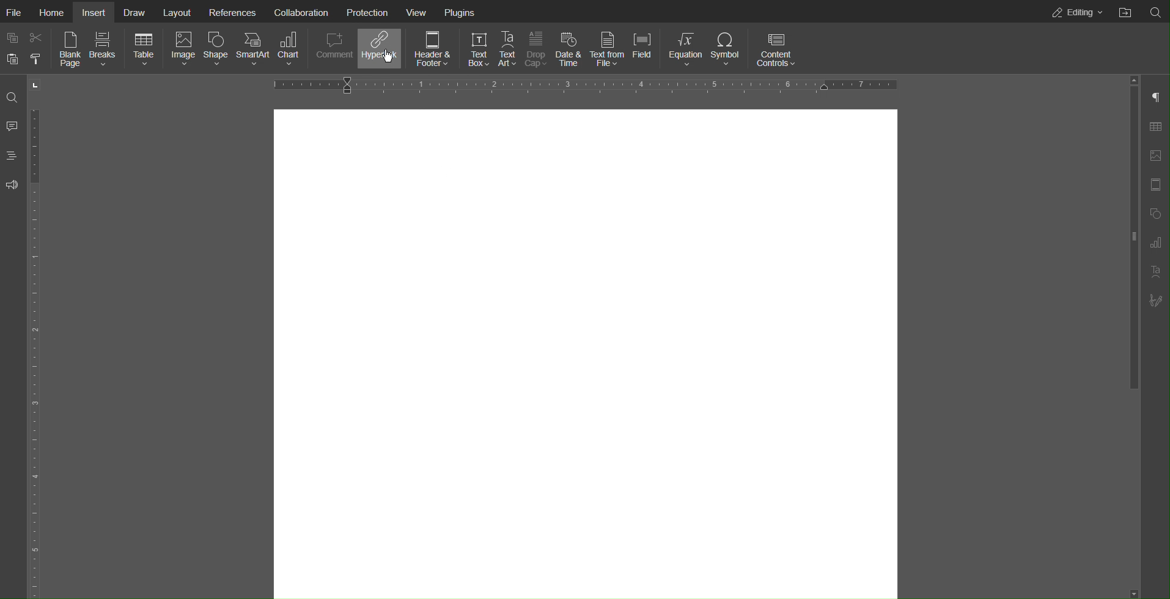 The height and width of the screenshot is (599, 1170). I want to click on Comment, so click(12, 126).